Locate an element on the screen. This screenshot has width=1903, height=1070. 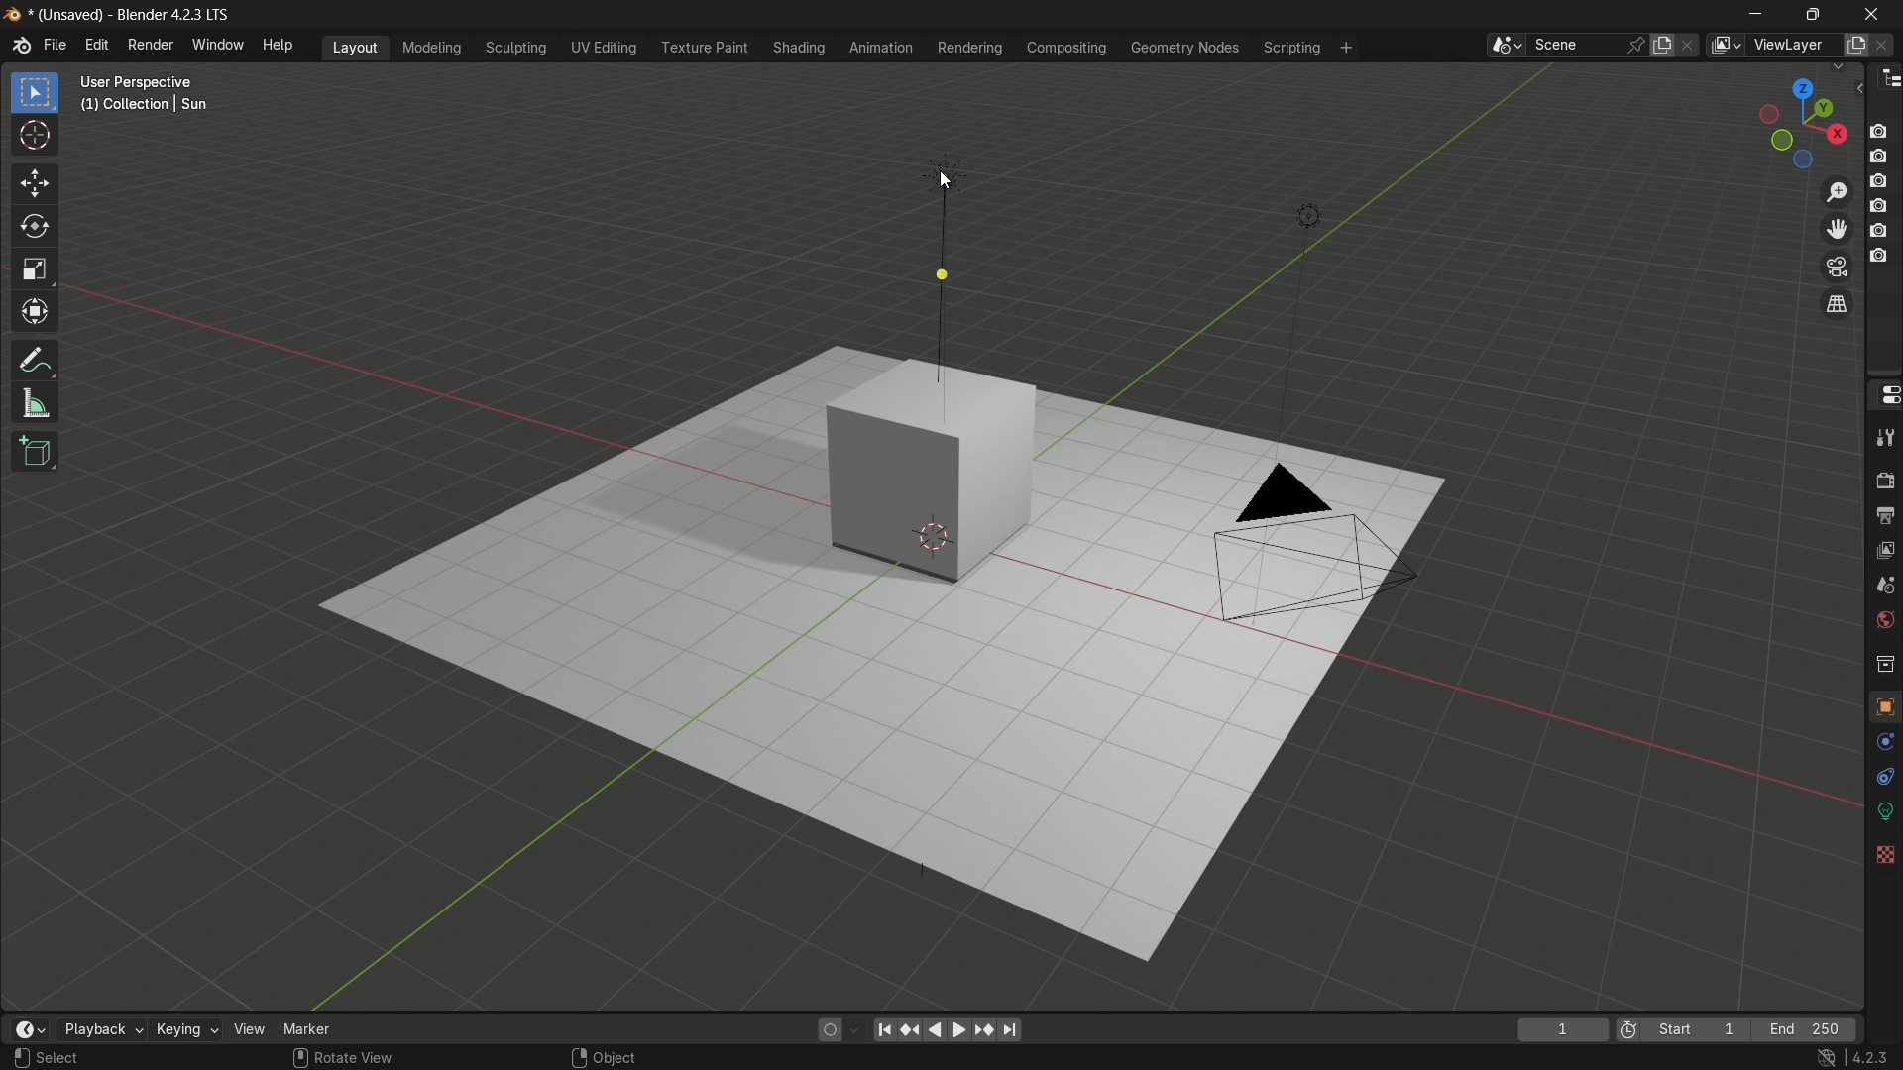
jump to endpoint is located at coordinates (885, 1030).